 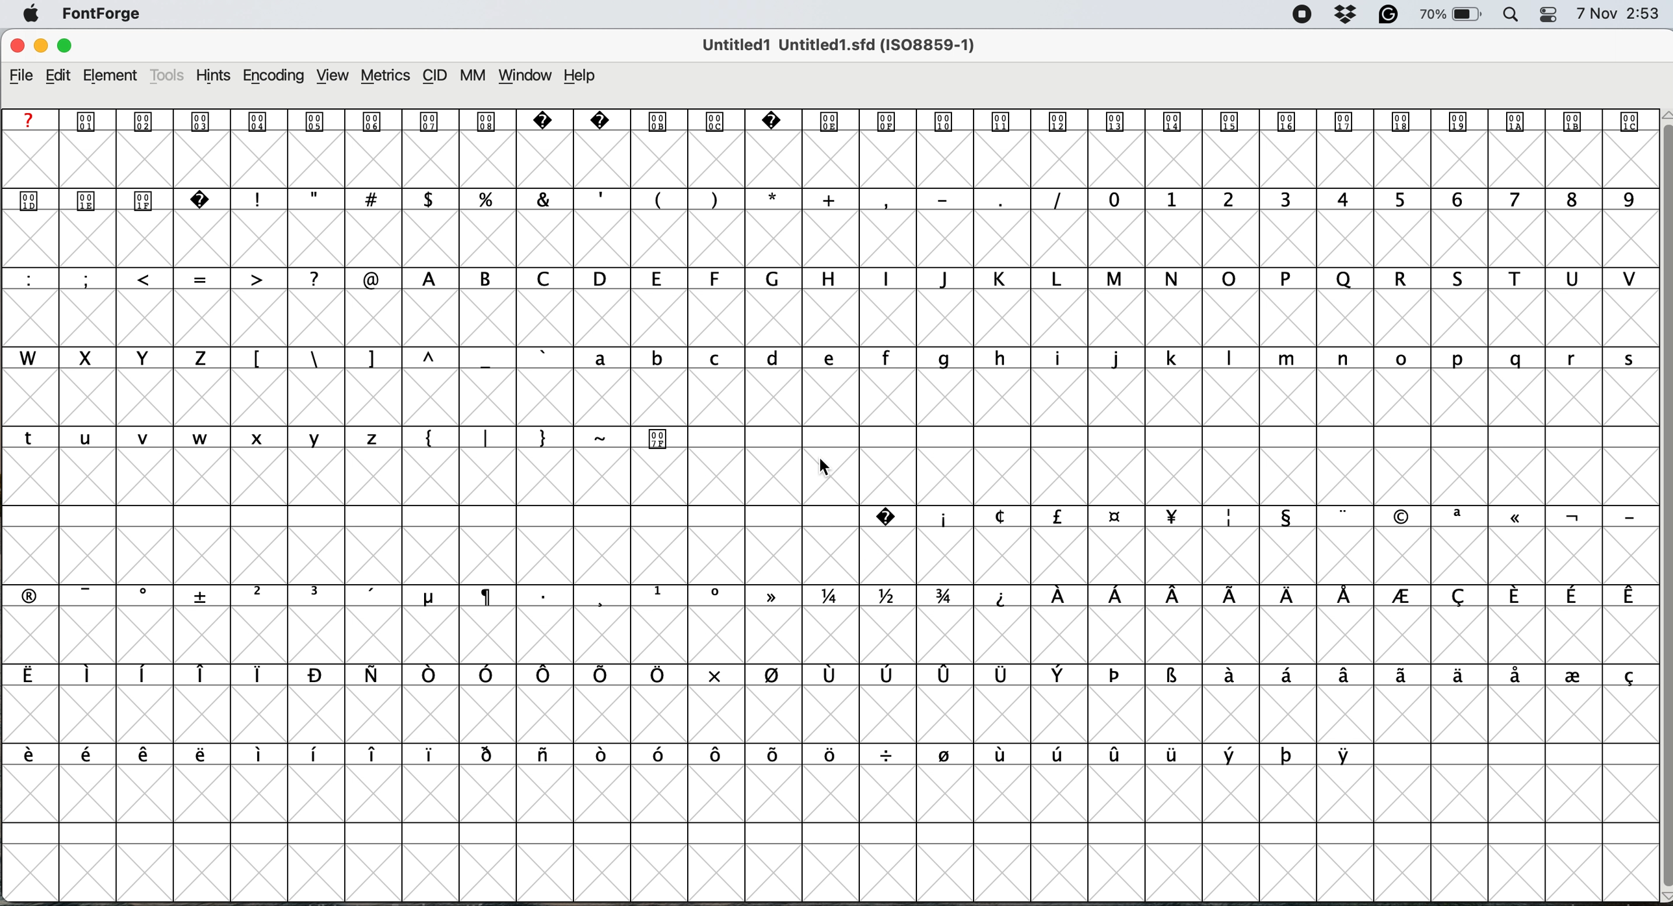 What do you see at coordinates (824, 595) in the screenshot?
I see `special characters` at bounding box center [824, 595].